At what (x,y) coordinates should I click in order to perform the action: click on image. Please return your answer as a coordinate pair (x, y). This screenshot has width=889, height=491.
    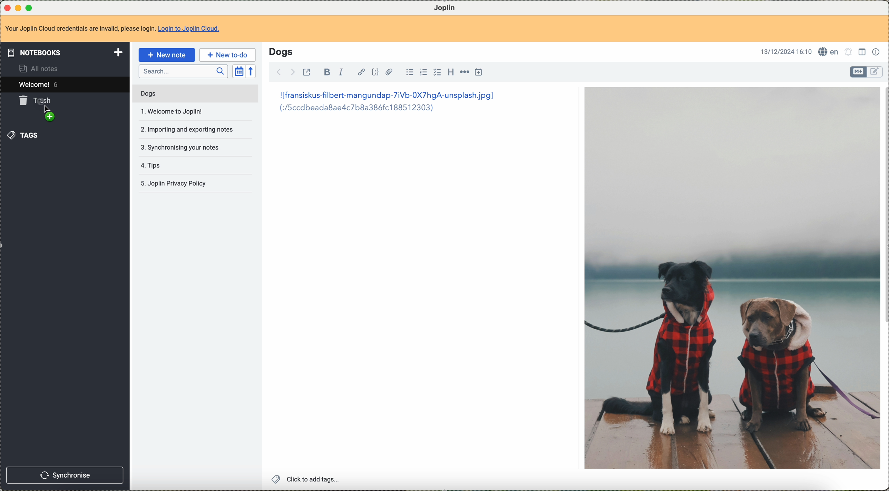
    Looking at the image, I should click on (731, 278).